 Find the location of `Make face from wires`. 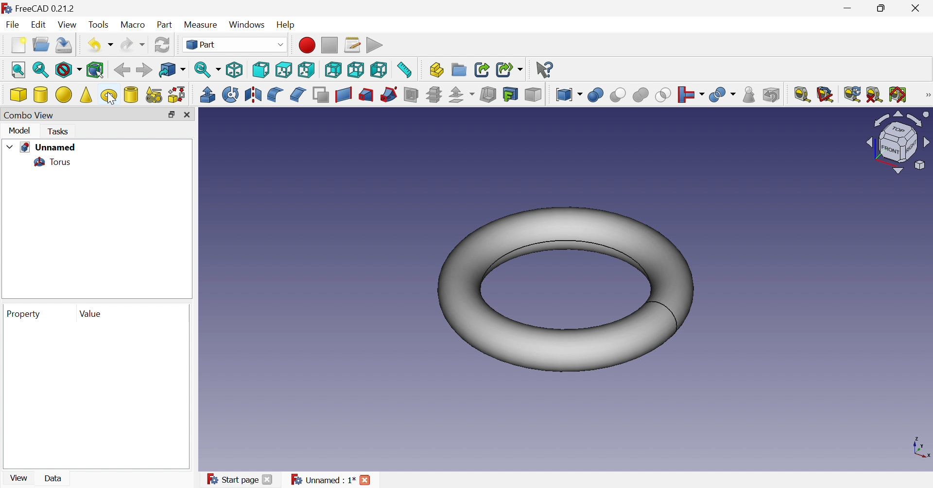

Make face from wires is located at coordinates (321, 95).